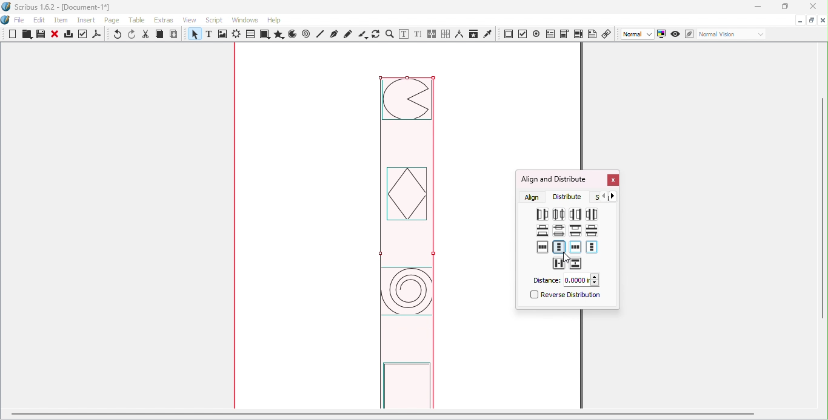 Image resolution: width=828 pixels, height=420 pixels. Describe the element at coordinates (592, 214) in the screenshot. I see `Make horizontal gaps between items equal` at that location.